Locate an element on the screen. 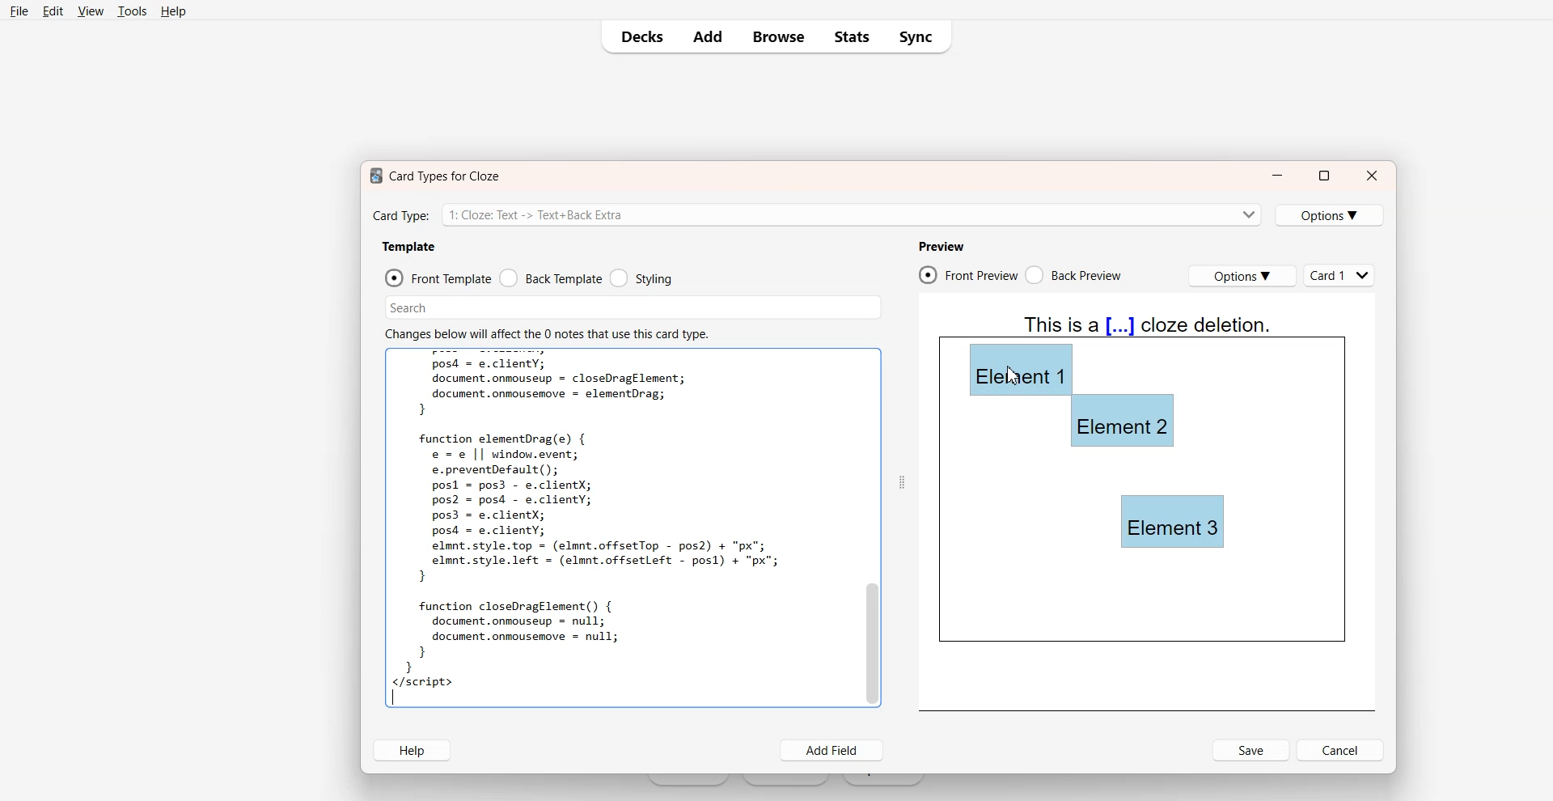 The width and height of the screenshot is (1553, 801). Cursor is located at coordinates (1014, 376).